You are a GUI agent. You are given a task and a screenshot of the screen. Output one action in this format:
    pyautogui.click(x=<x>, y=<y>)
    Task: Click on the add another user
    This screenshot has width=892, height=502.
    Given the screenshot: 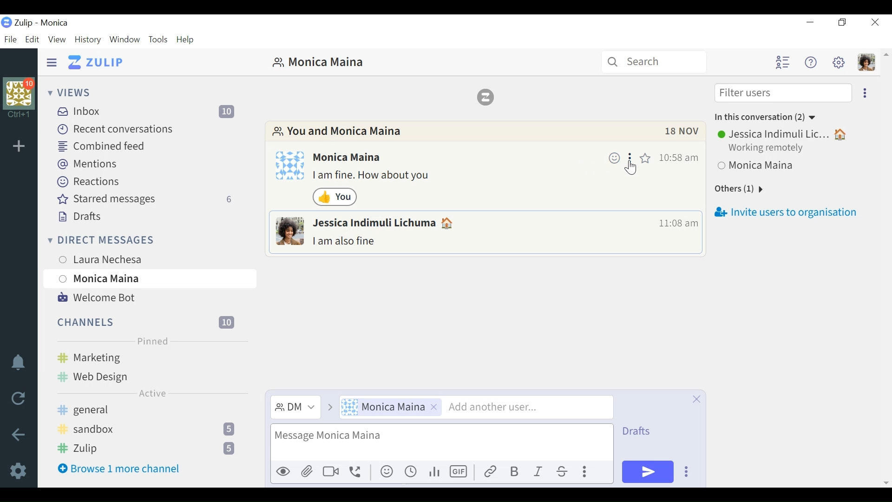 What is the action you would take?
    pyautogui.click(x=527, y=407)
    